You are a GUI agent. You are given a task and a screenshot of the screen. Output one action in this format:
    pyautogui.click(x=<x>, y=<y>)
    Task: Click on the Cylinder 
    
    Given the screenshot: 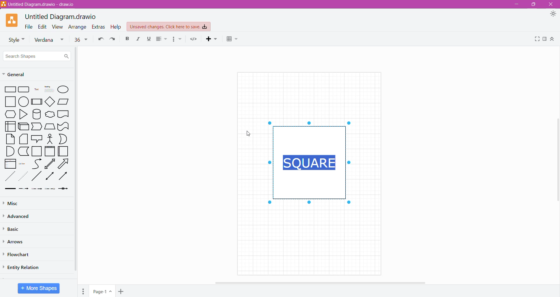 What is the action you would take?
    pyautogui.click(x=36, y=114)
    